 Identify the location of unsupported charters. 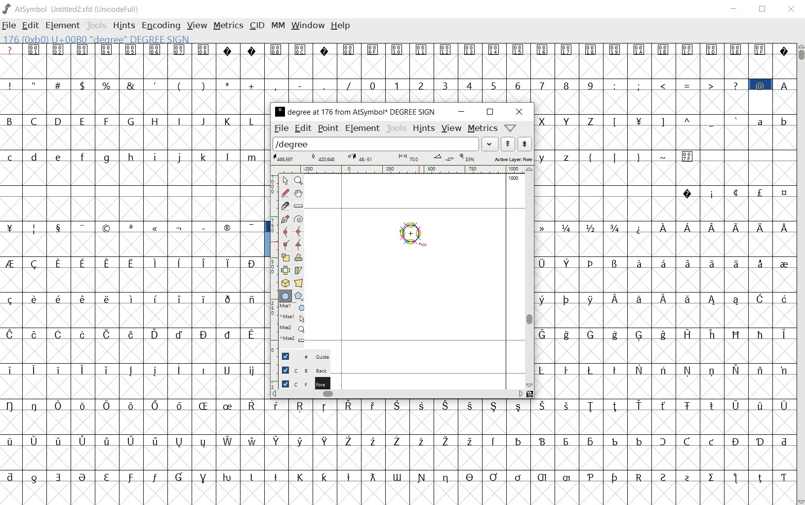
(241, 49).